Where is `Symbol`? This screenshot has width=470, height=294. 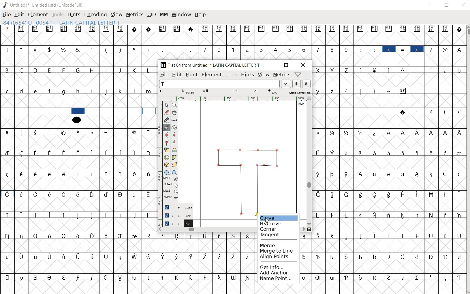 Symbol is located at coordinates (107, 132).